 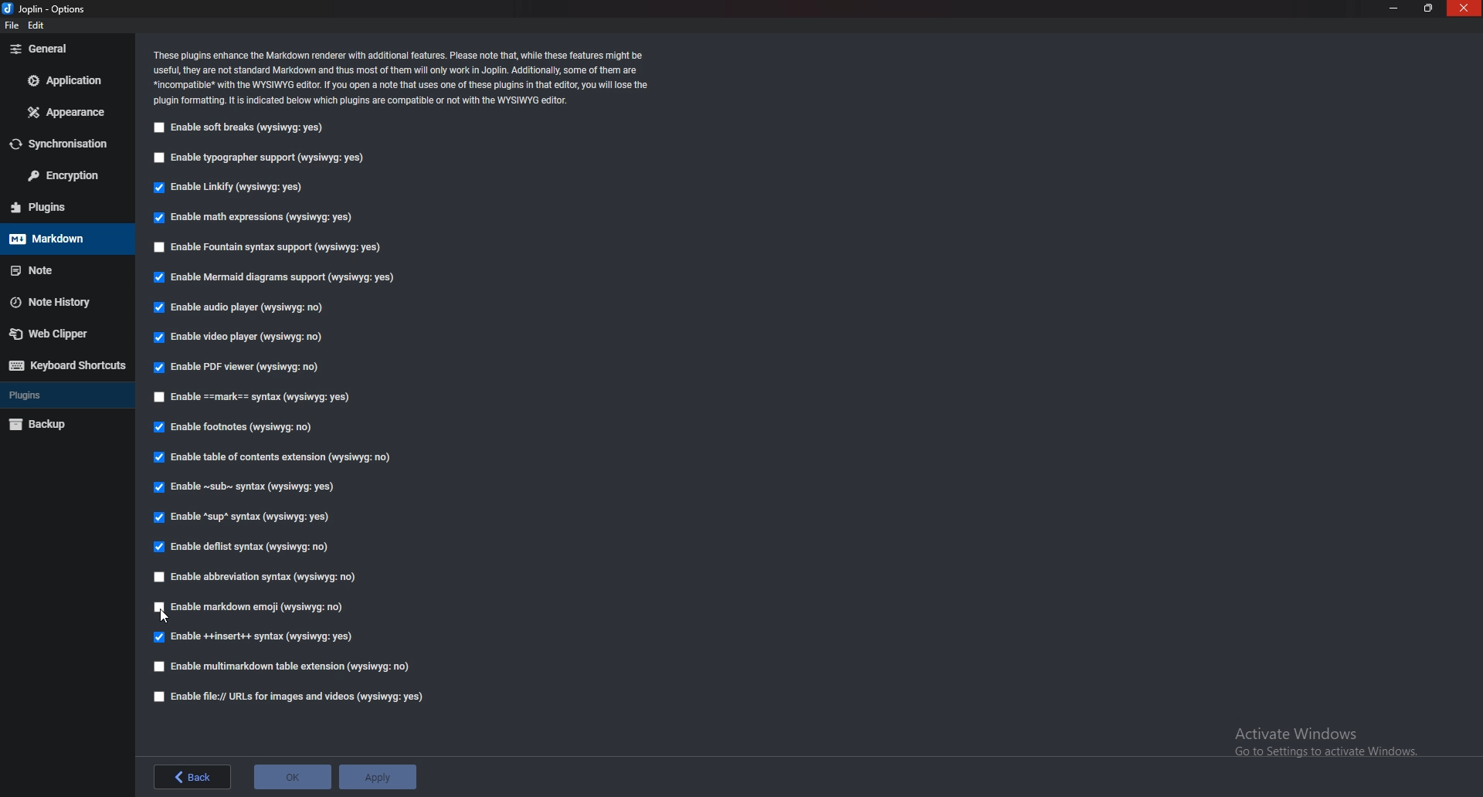 What do you see at coordinates (65, 367) in the screenshot?
I see `Keyboard shortcuts` at bounding box center [65, 367].